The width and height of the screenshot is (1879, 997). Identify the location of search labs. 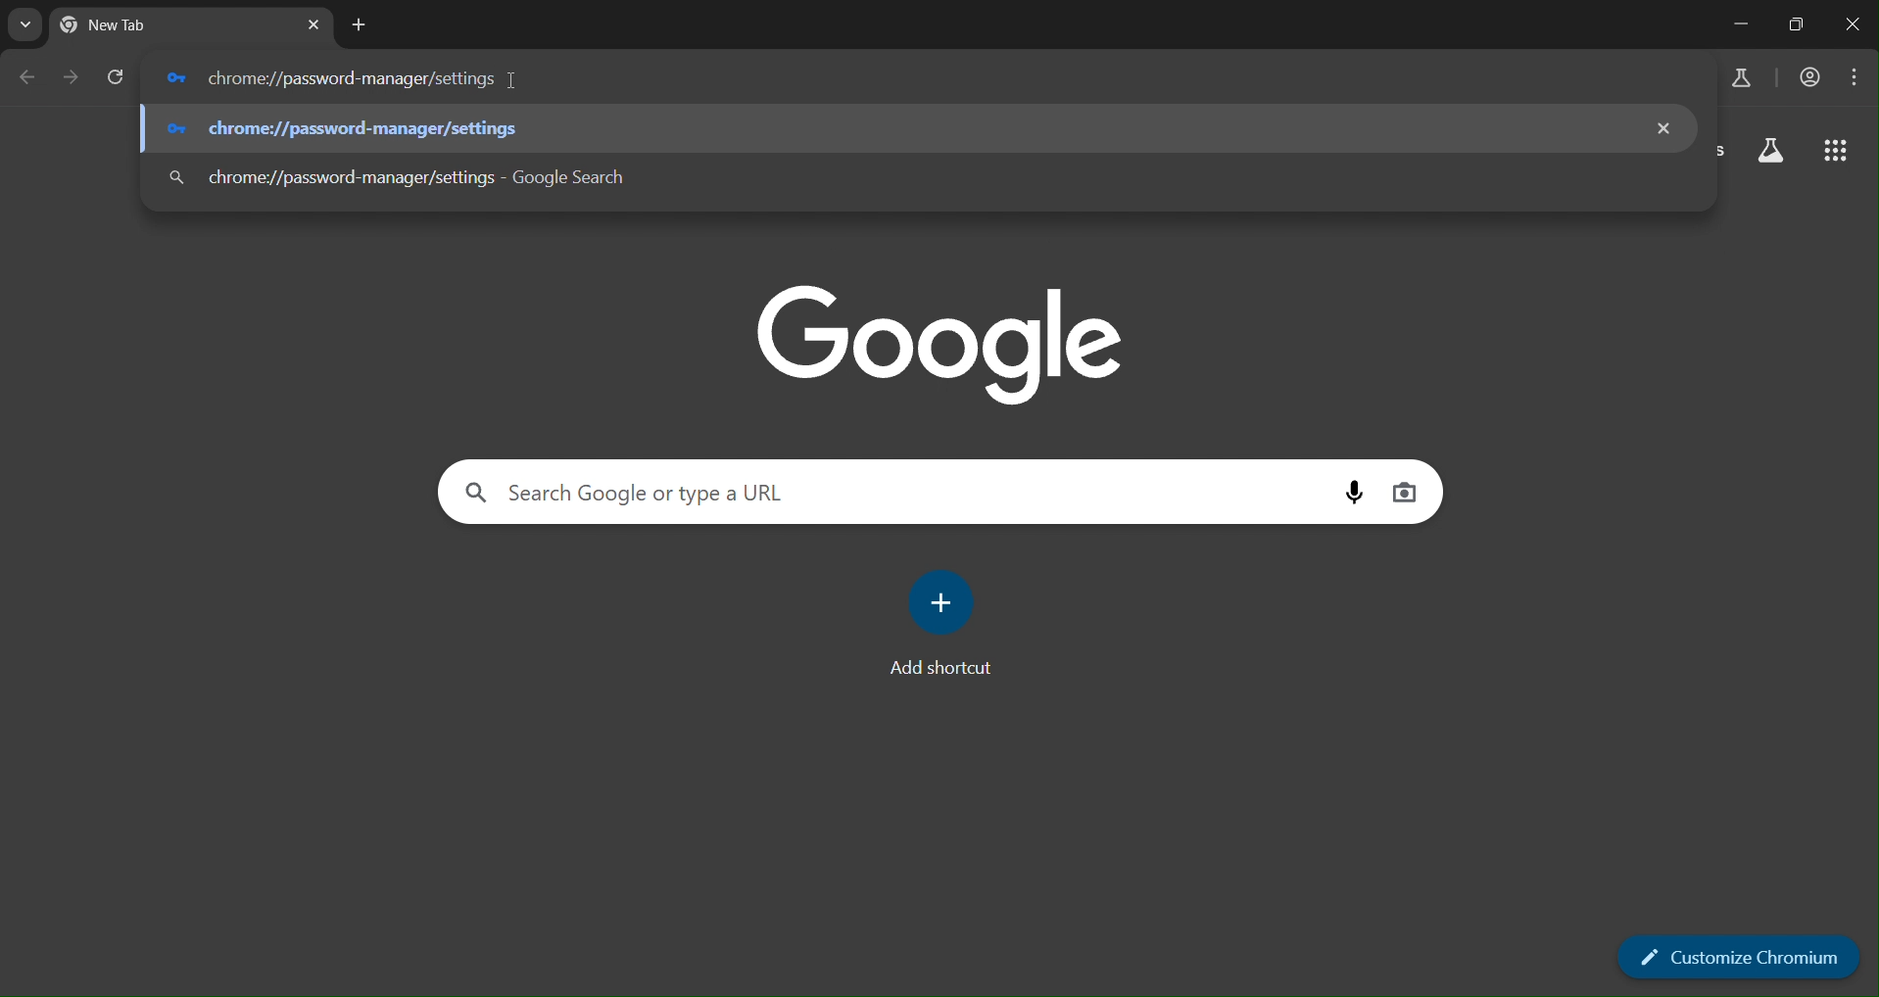
(1745, 77).